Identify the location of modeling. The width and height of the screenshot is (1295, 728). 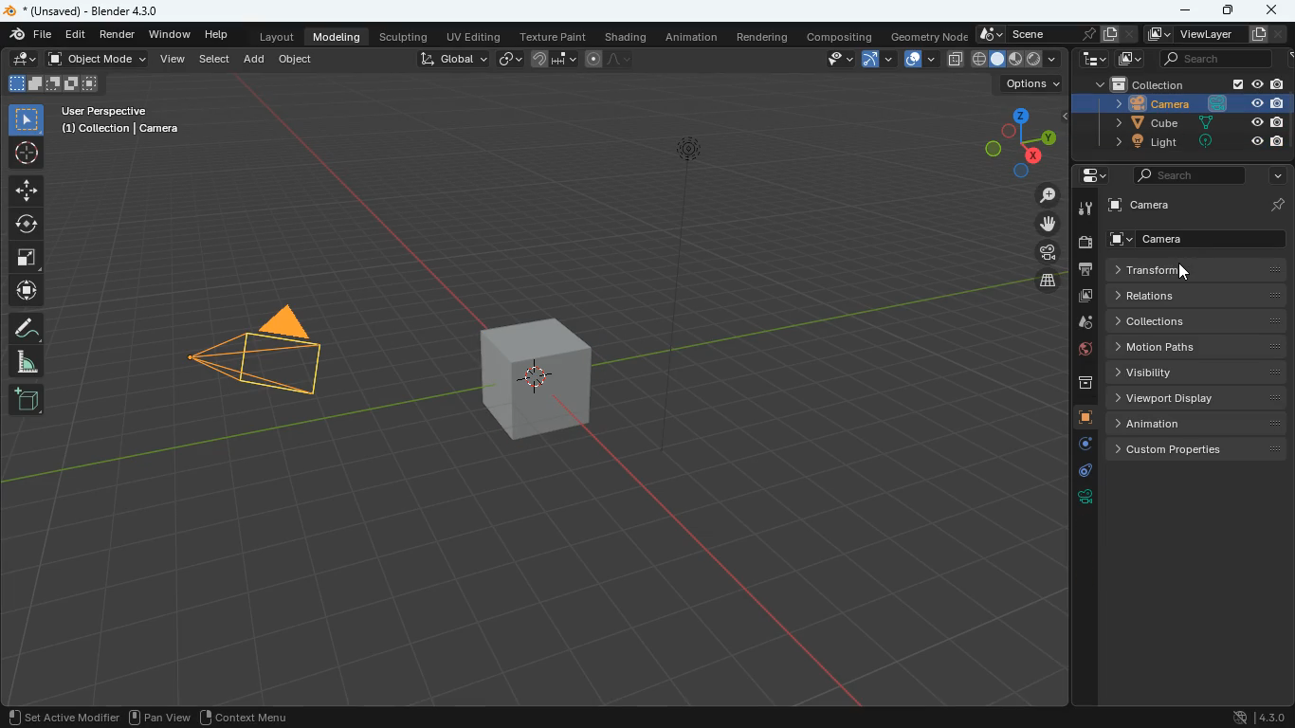
(337, 36).